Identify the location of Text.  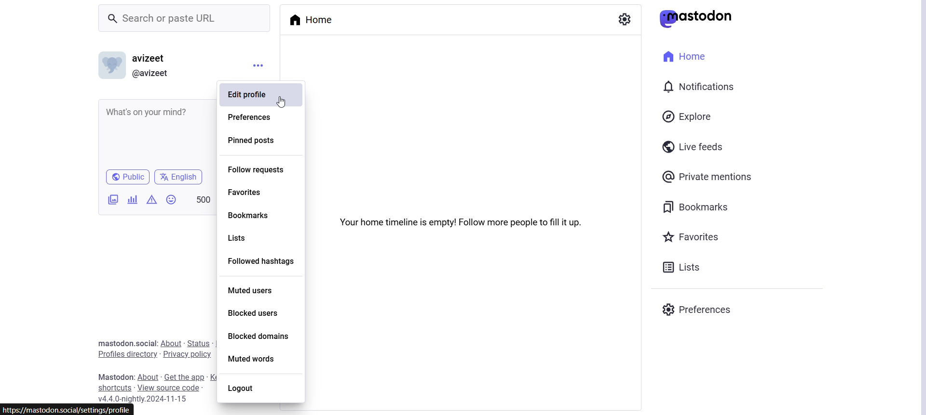
(115, 376).